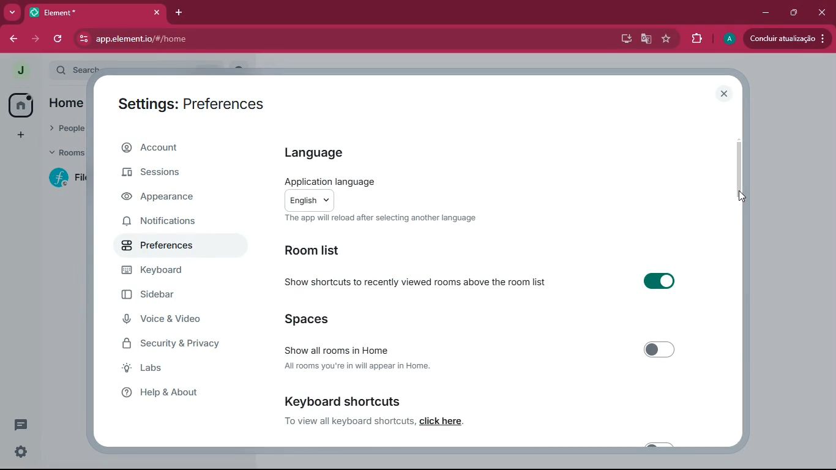  I want to click on appearance, so click(168, 198).